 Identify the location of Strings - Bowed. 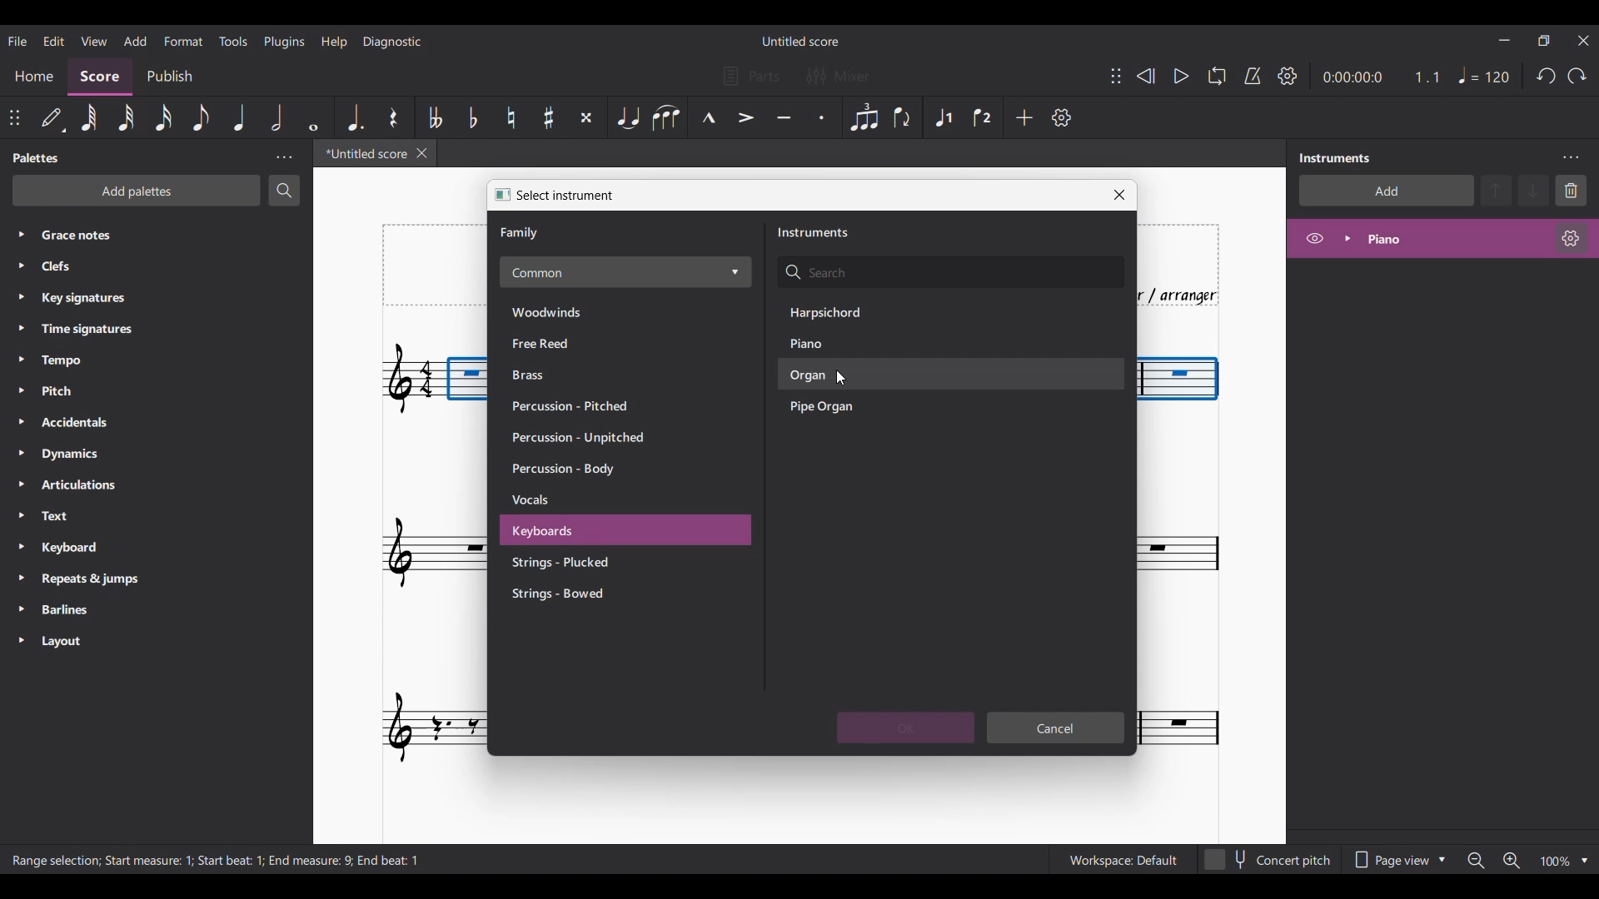
(582, 594).